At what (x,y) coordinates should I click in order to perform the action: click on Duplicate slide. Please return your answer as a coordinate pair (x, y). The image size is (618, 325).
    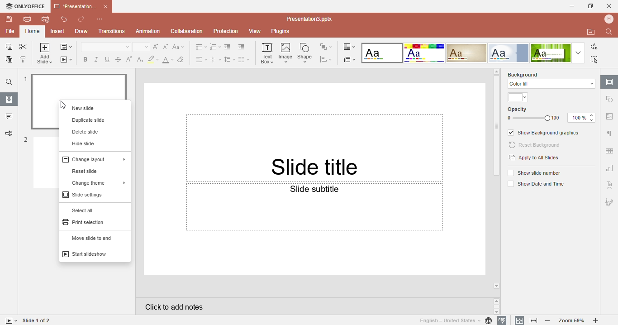
    Looking at the image, I should click on (90, 120).